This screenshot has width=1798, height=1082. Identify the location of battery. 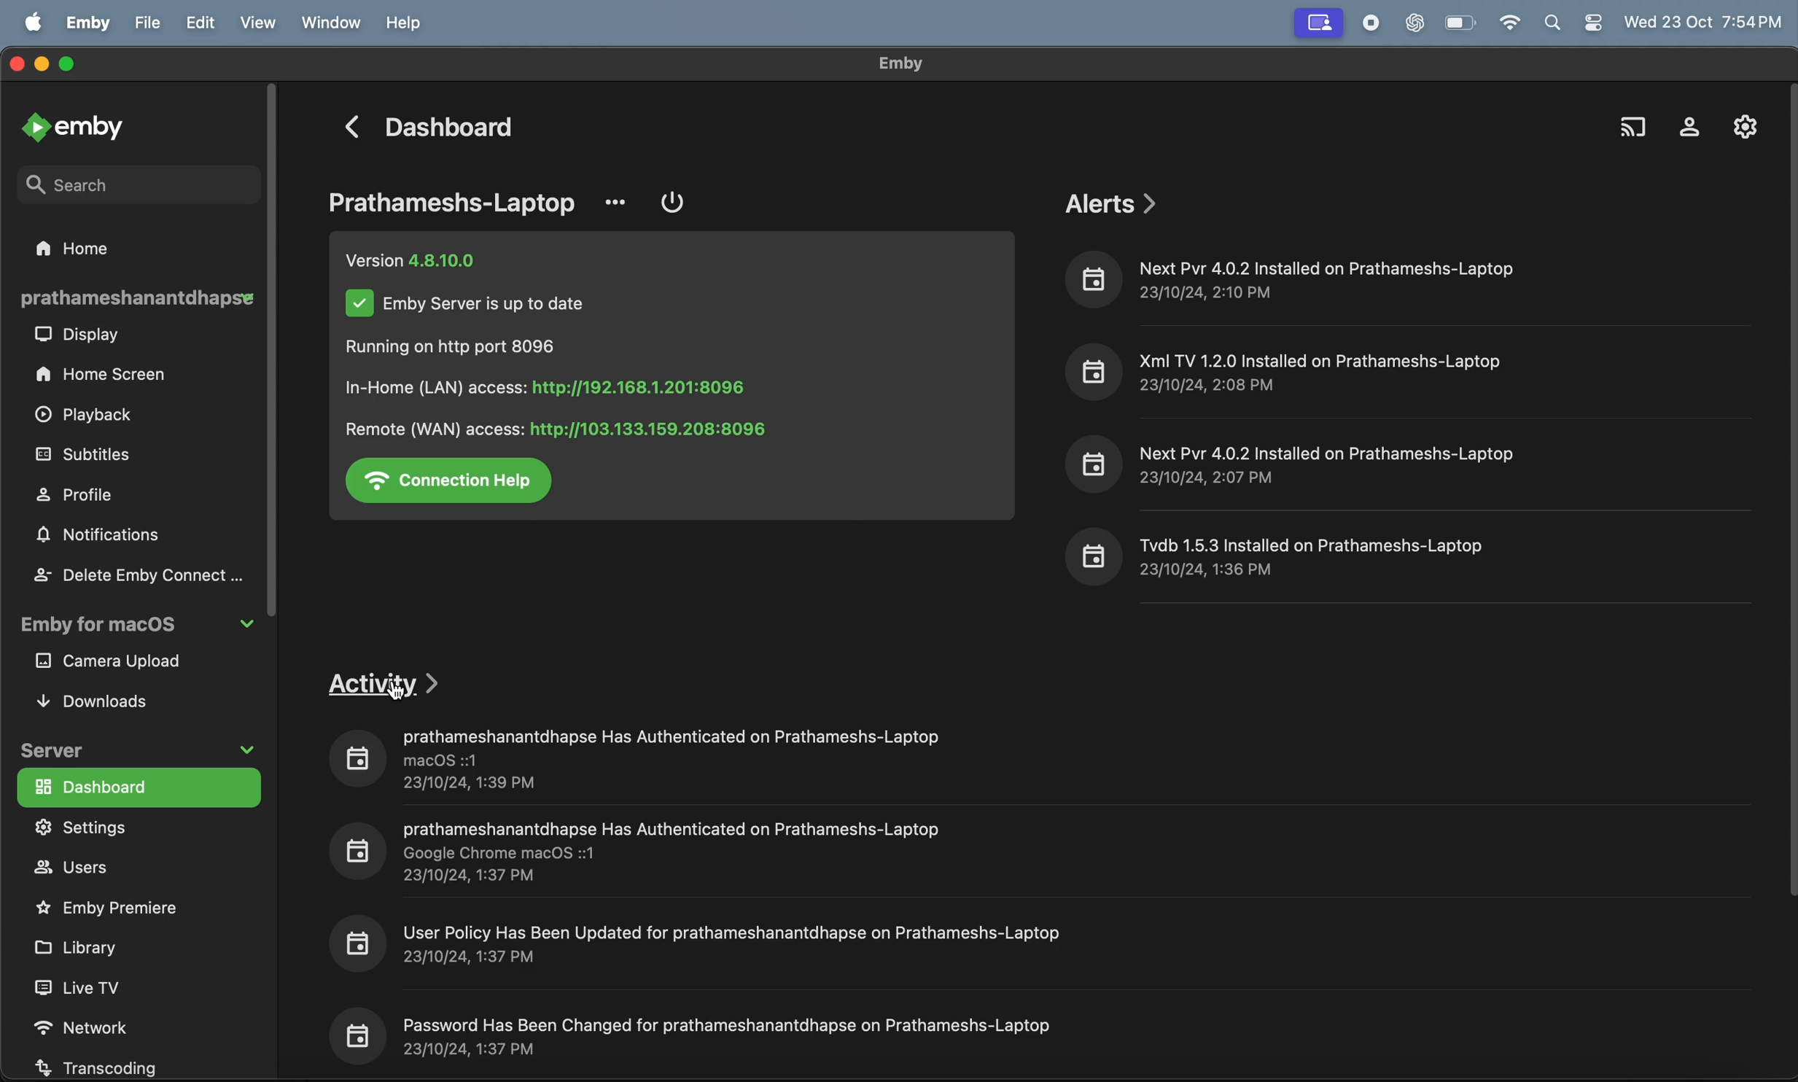
(1461, 23).